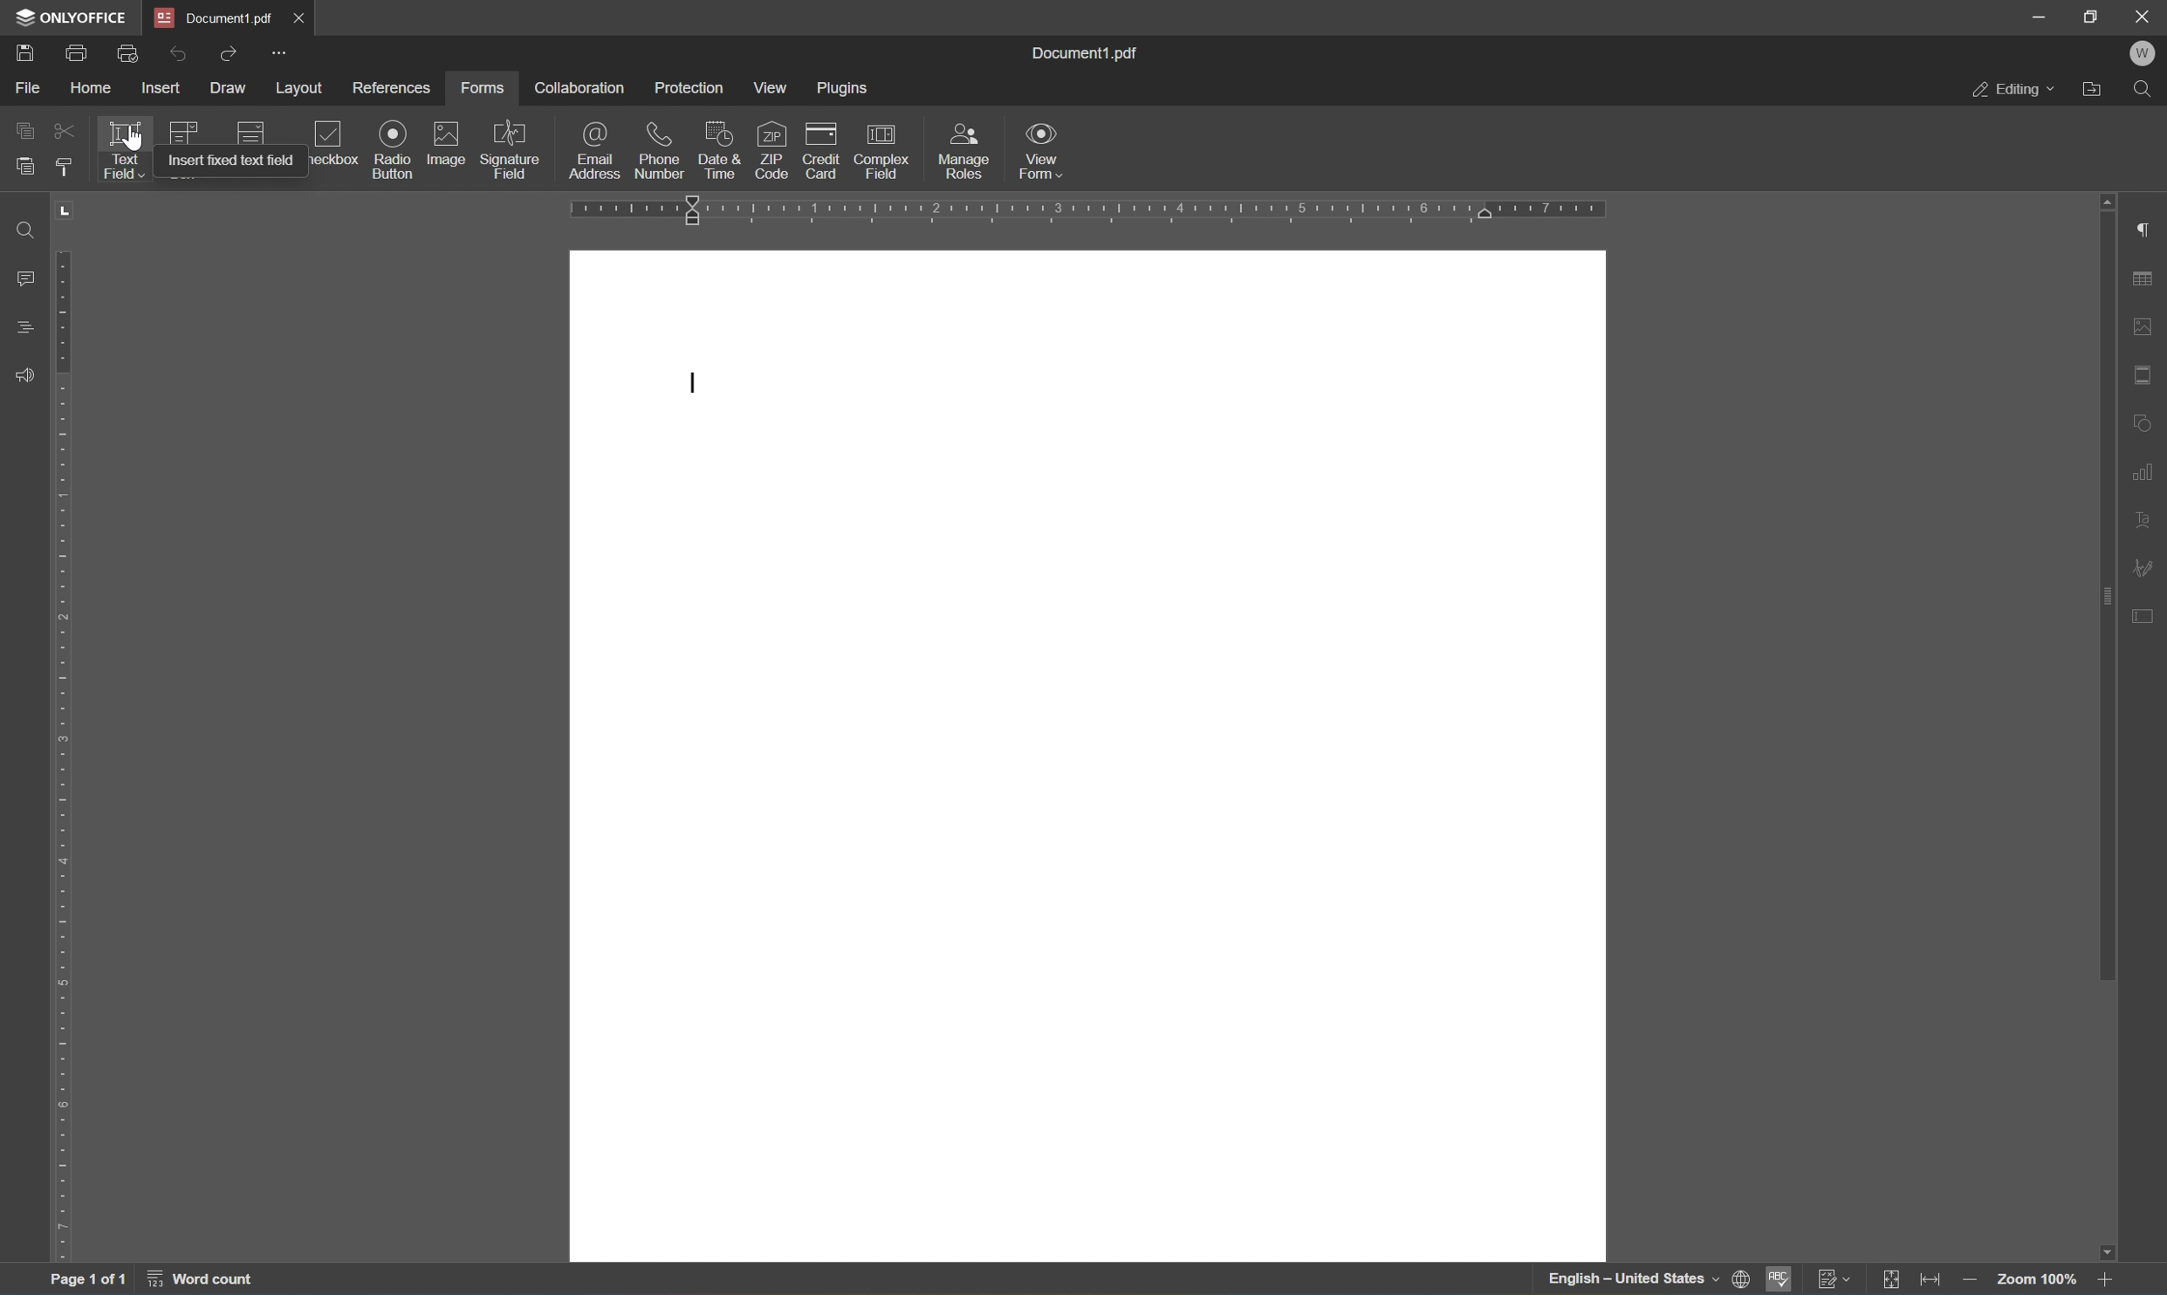 The image size is (2167, 1295). What do you see at coordinates (392, 91) in the screenshot?
I see `references` at bounding box center [392, 91].